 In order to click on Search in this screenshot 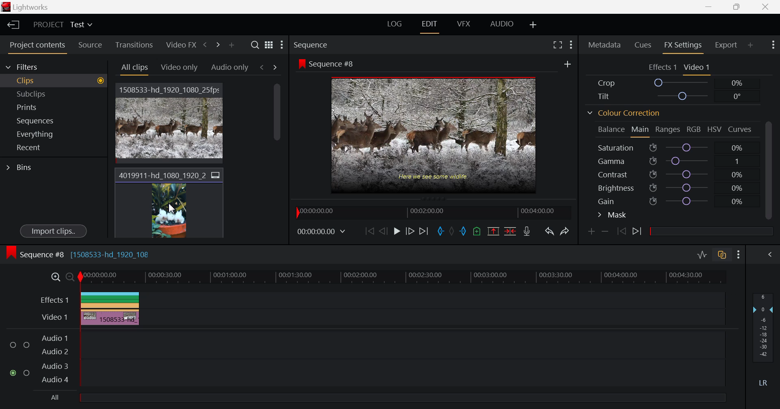, I will do `click(254, 44)`.